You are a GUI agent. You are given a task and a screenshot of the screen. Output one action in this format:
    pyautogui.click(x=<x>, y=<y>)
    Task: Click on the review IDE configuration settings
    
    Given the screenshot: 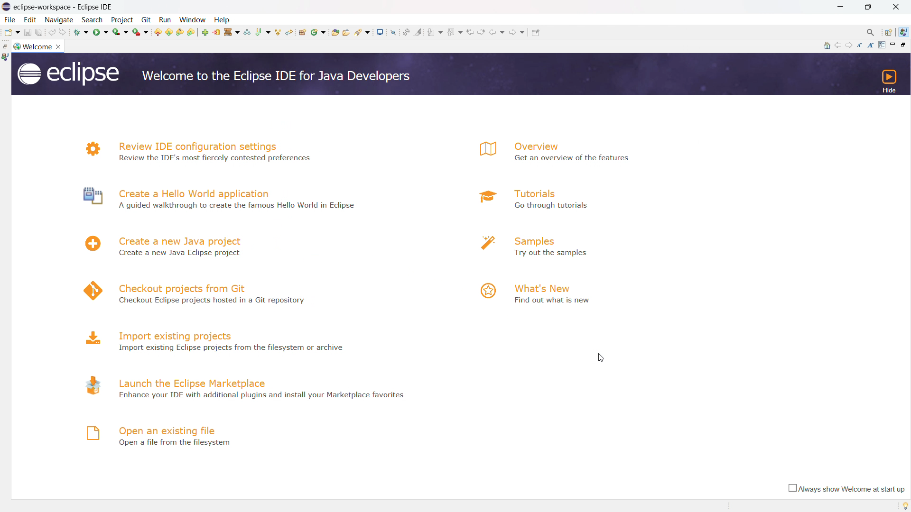 What is the action you would take?
    pyautogui.click(x=197, y=145)
    